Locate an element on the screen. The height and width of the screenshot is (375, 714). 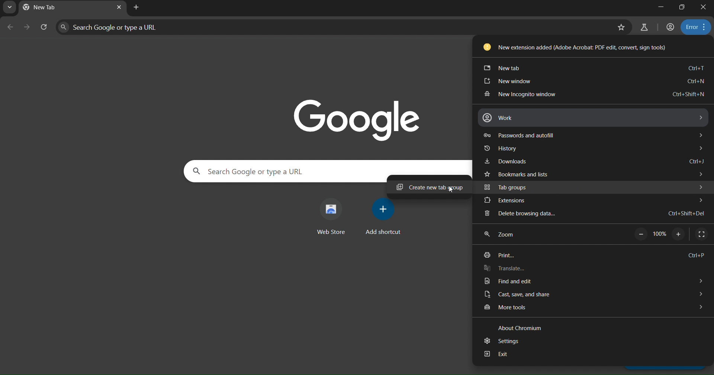
current page is located at coordinates (46, 7).